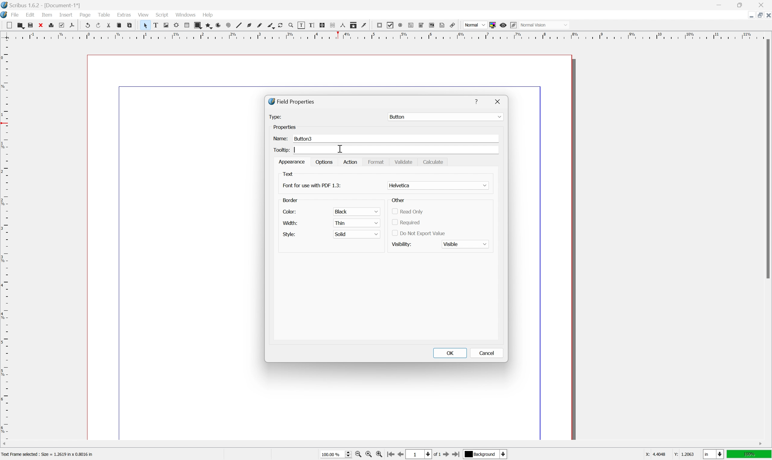 Image resolution: width=772 pixels, height=460 pixels. What do you see at coordinates (423, 455) in the screenshot?
I see `select current page` at bounding box center [423, 455].